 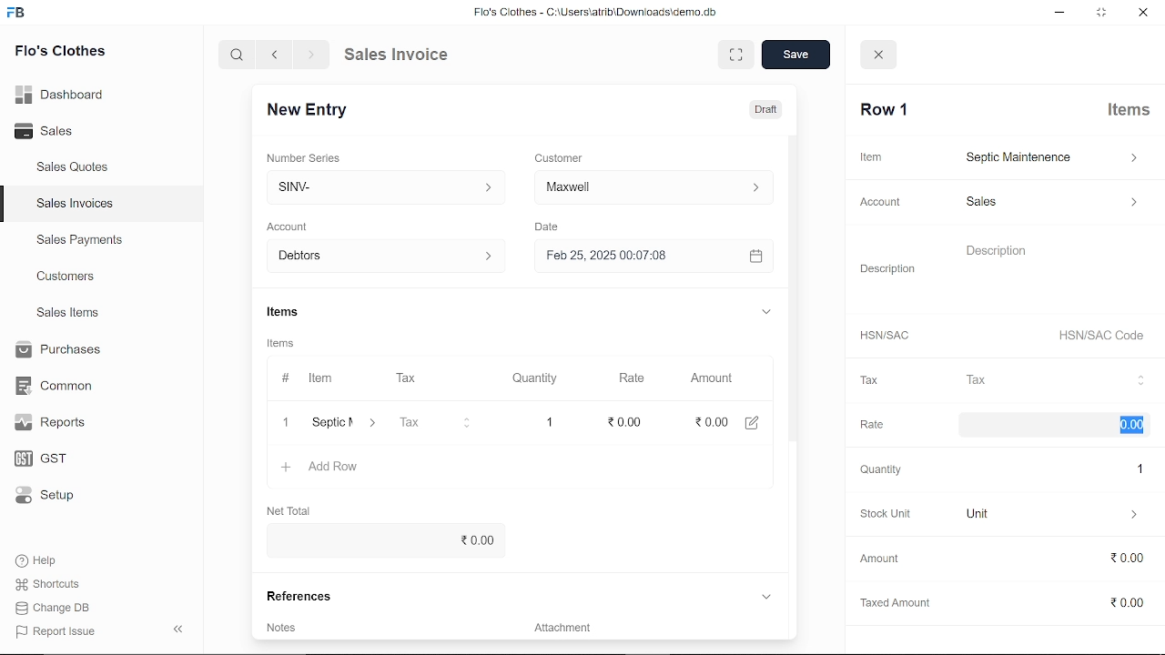 I want to click on Insert Customer, so click(x=651, y=186).